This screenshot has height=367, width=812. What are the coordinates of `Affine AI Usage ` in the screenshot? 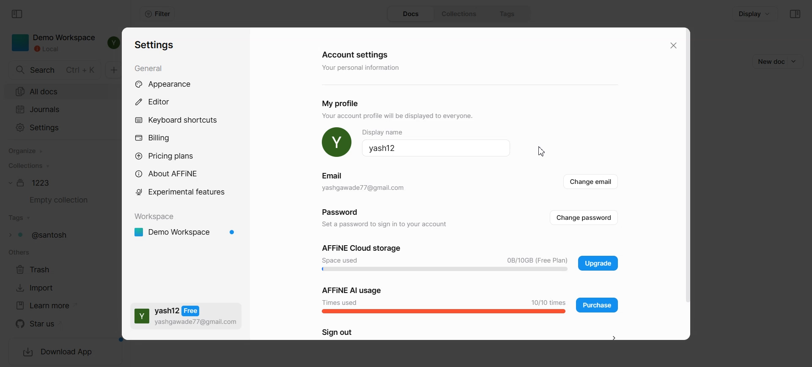 It's located at (444, 299).